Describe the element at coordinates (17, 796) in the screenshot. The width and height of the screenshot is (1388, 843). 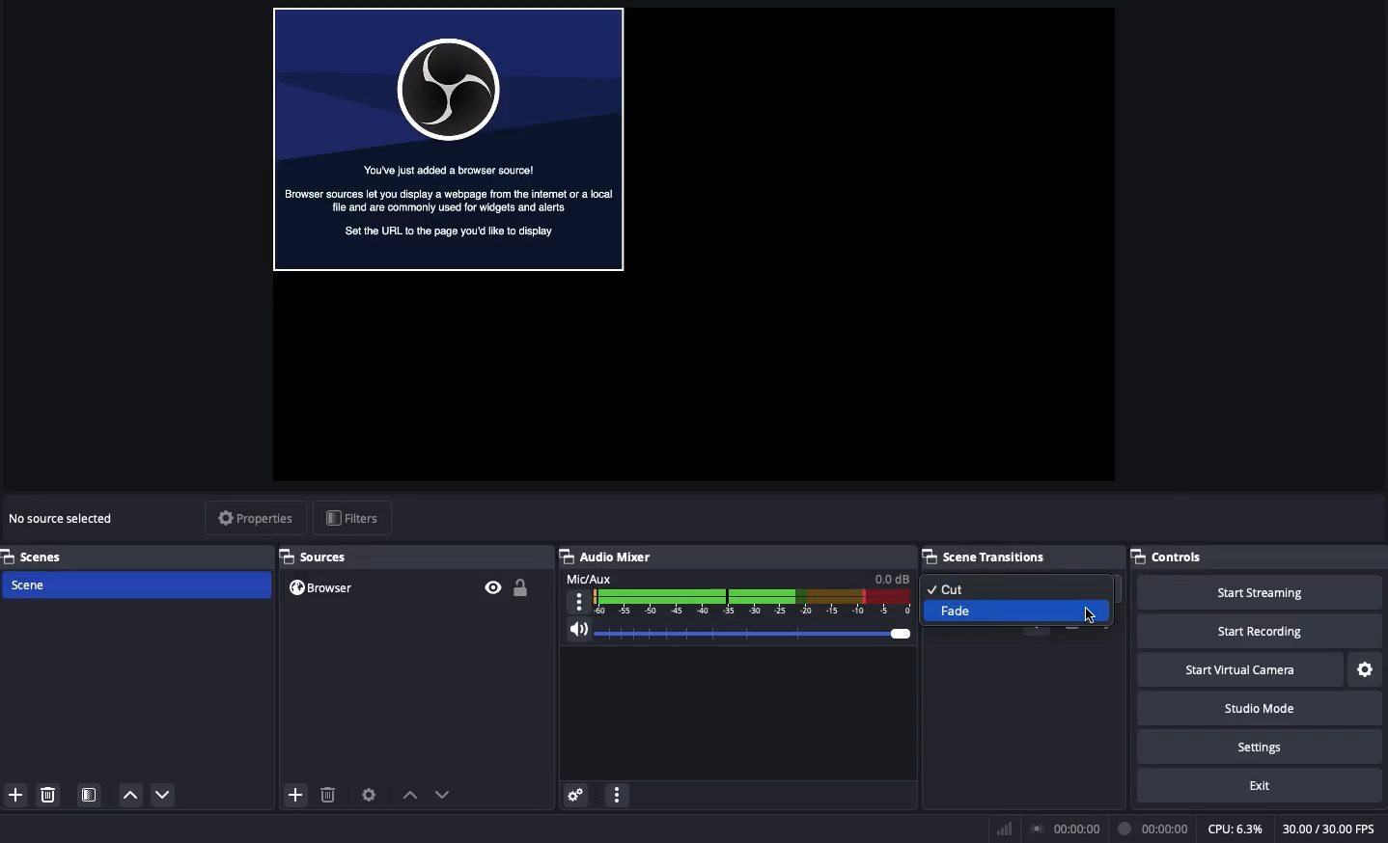
I see `Add` at that location.